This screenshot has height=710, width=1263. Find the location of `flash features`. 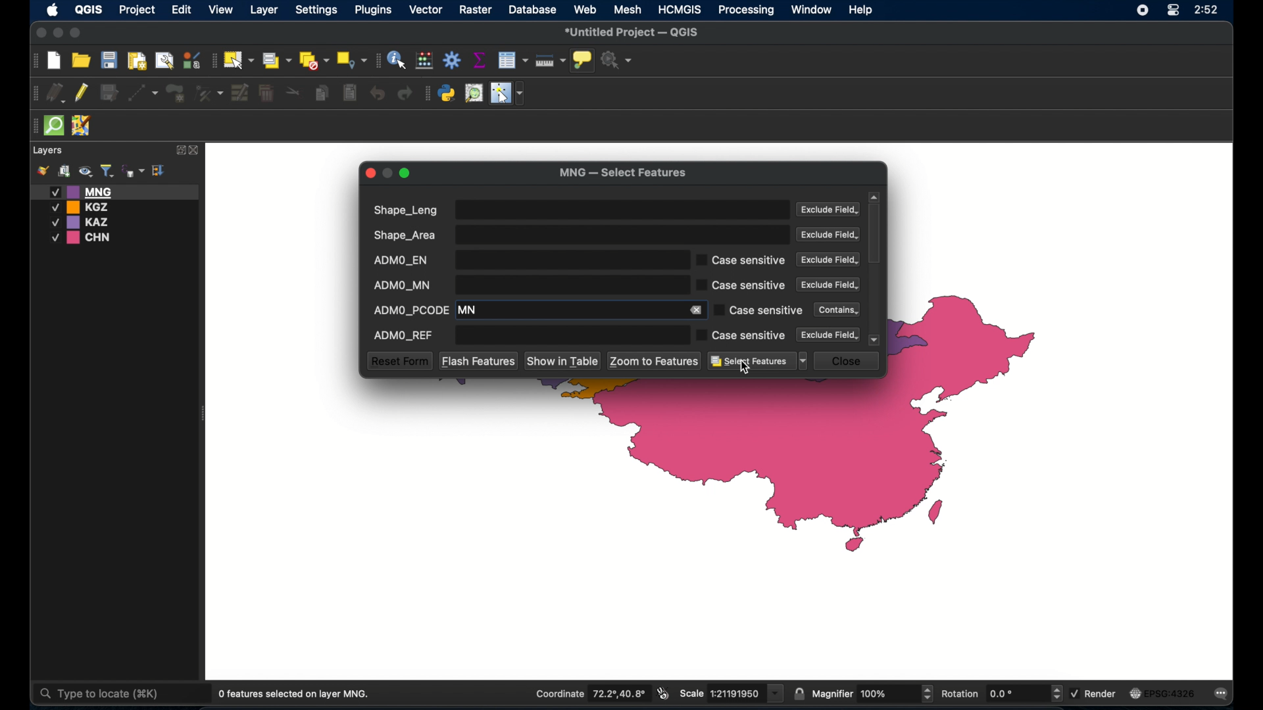

flash features is located at coordinates (478, 360).